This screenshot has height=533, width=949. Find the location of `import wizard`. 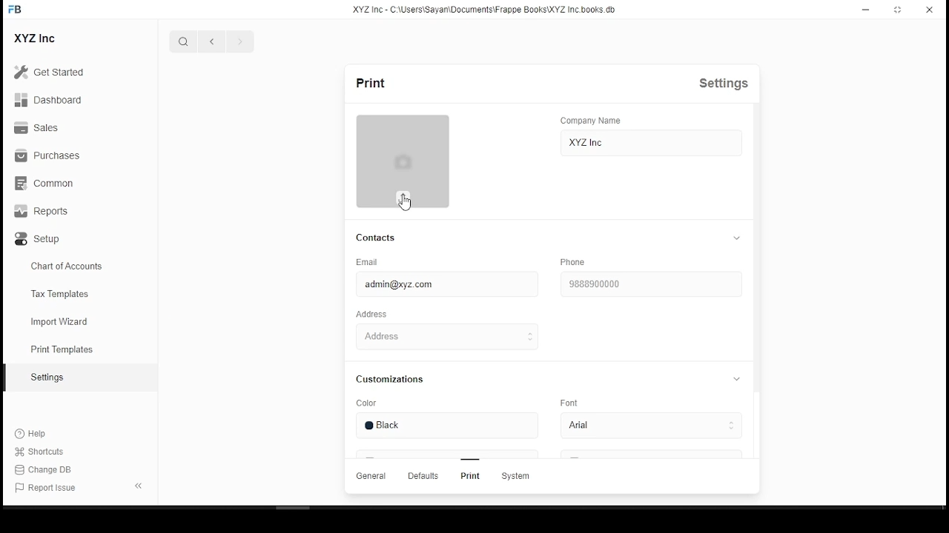

import wizard is located at coordinates (60, 323).